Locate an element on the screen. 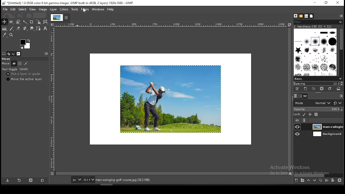 The height and width of the screenshot is (194, 345). scroll bar is located at coordinates (319, 175).